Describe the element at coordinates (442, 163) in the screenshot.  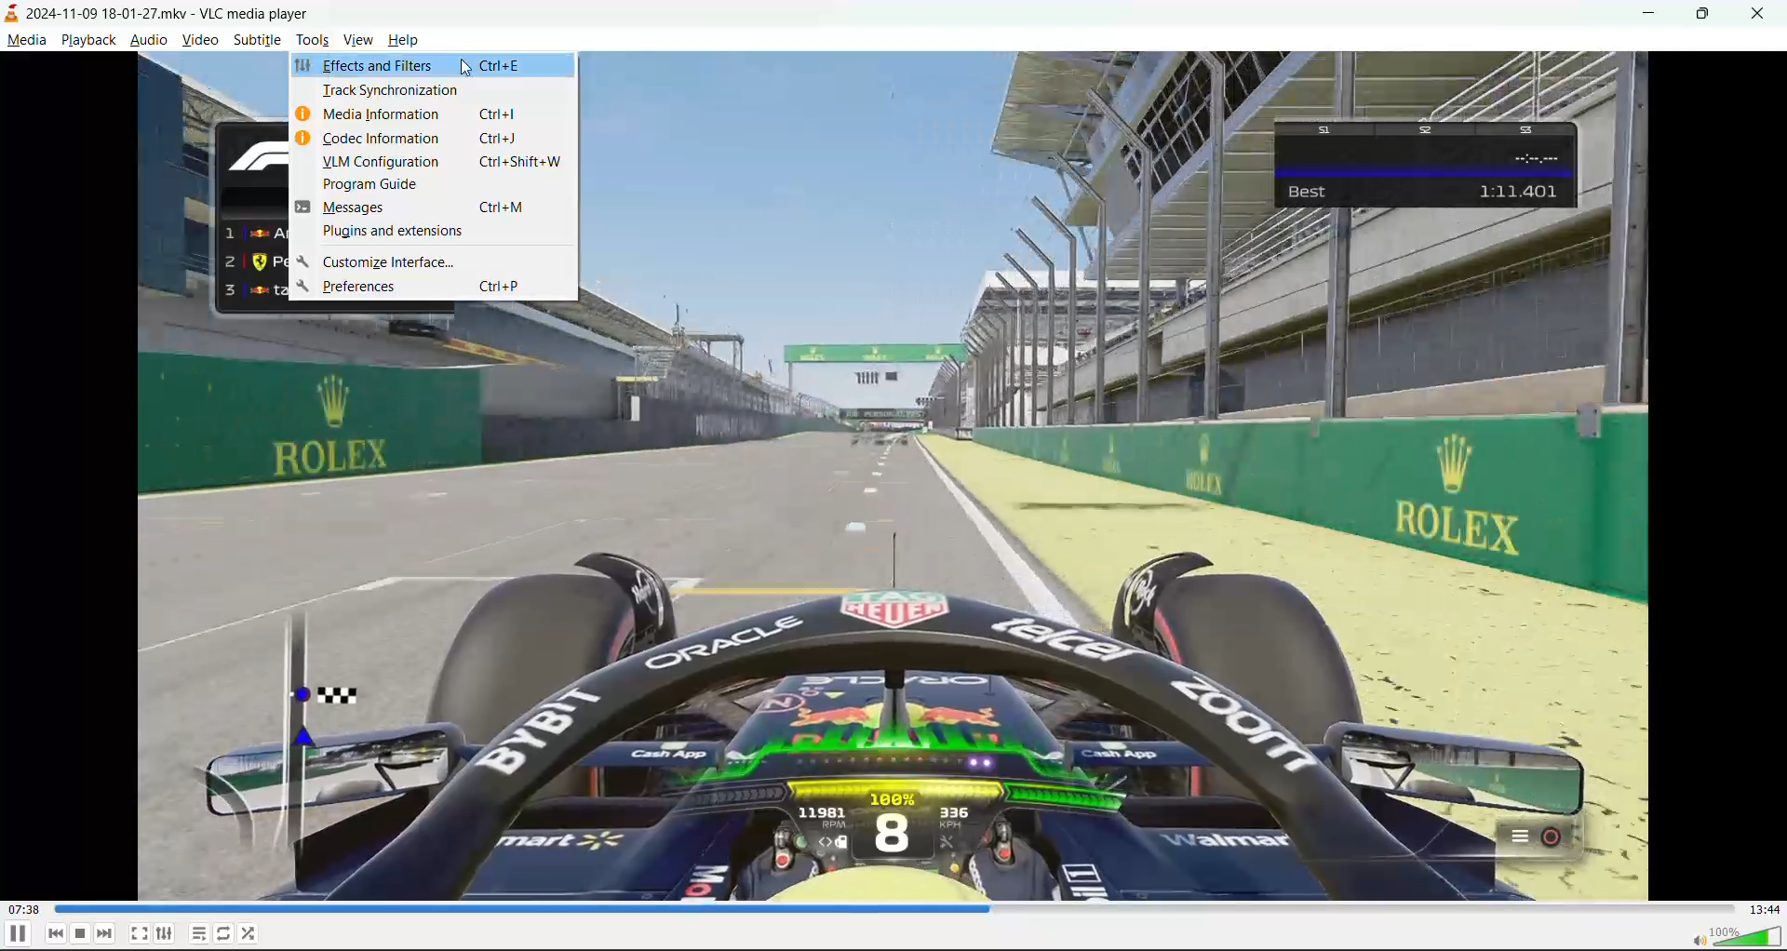
I see `vlm configuration` at that location.